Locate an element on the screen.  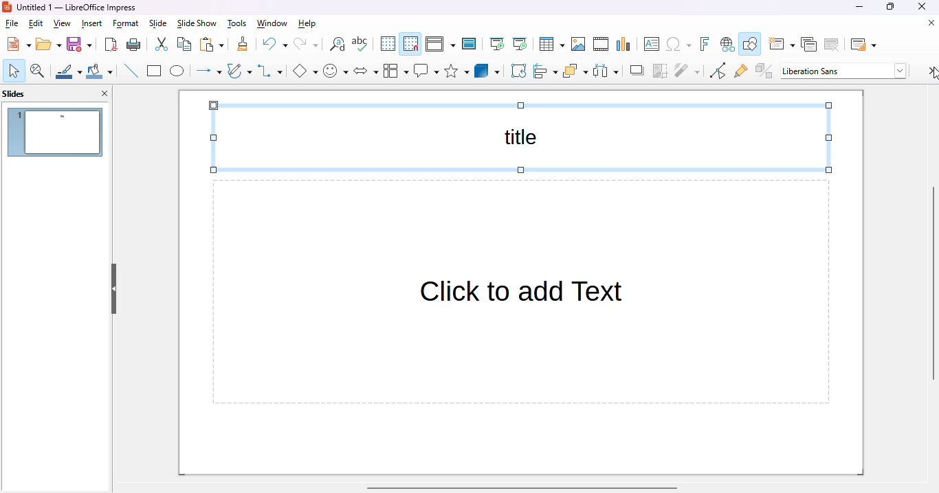
tools is located at coordinates (237, 24).